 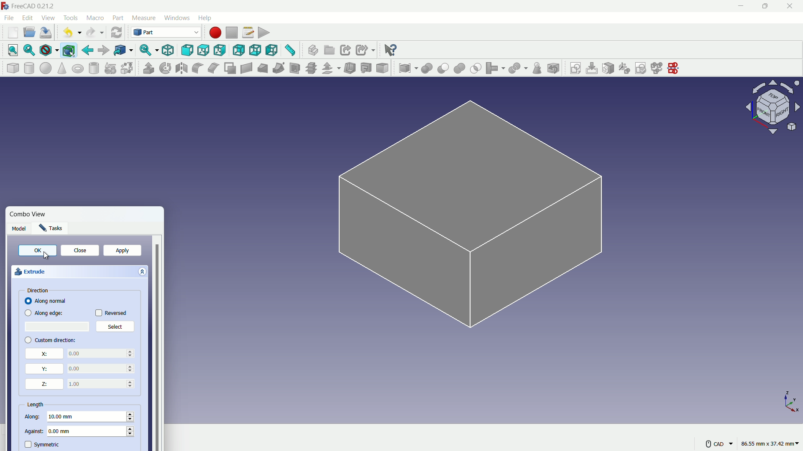 What do you see at coordinates (73, 33) in the screenshot?
I see `undo` at bounding box center [73, 33].